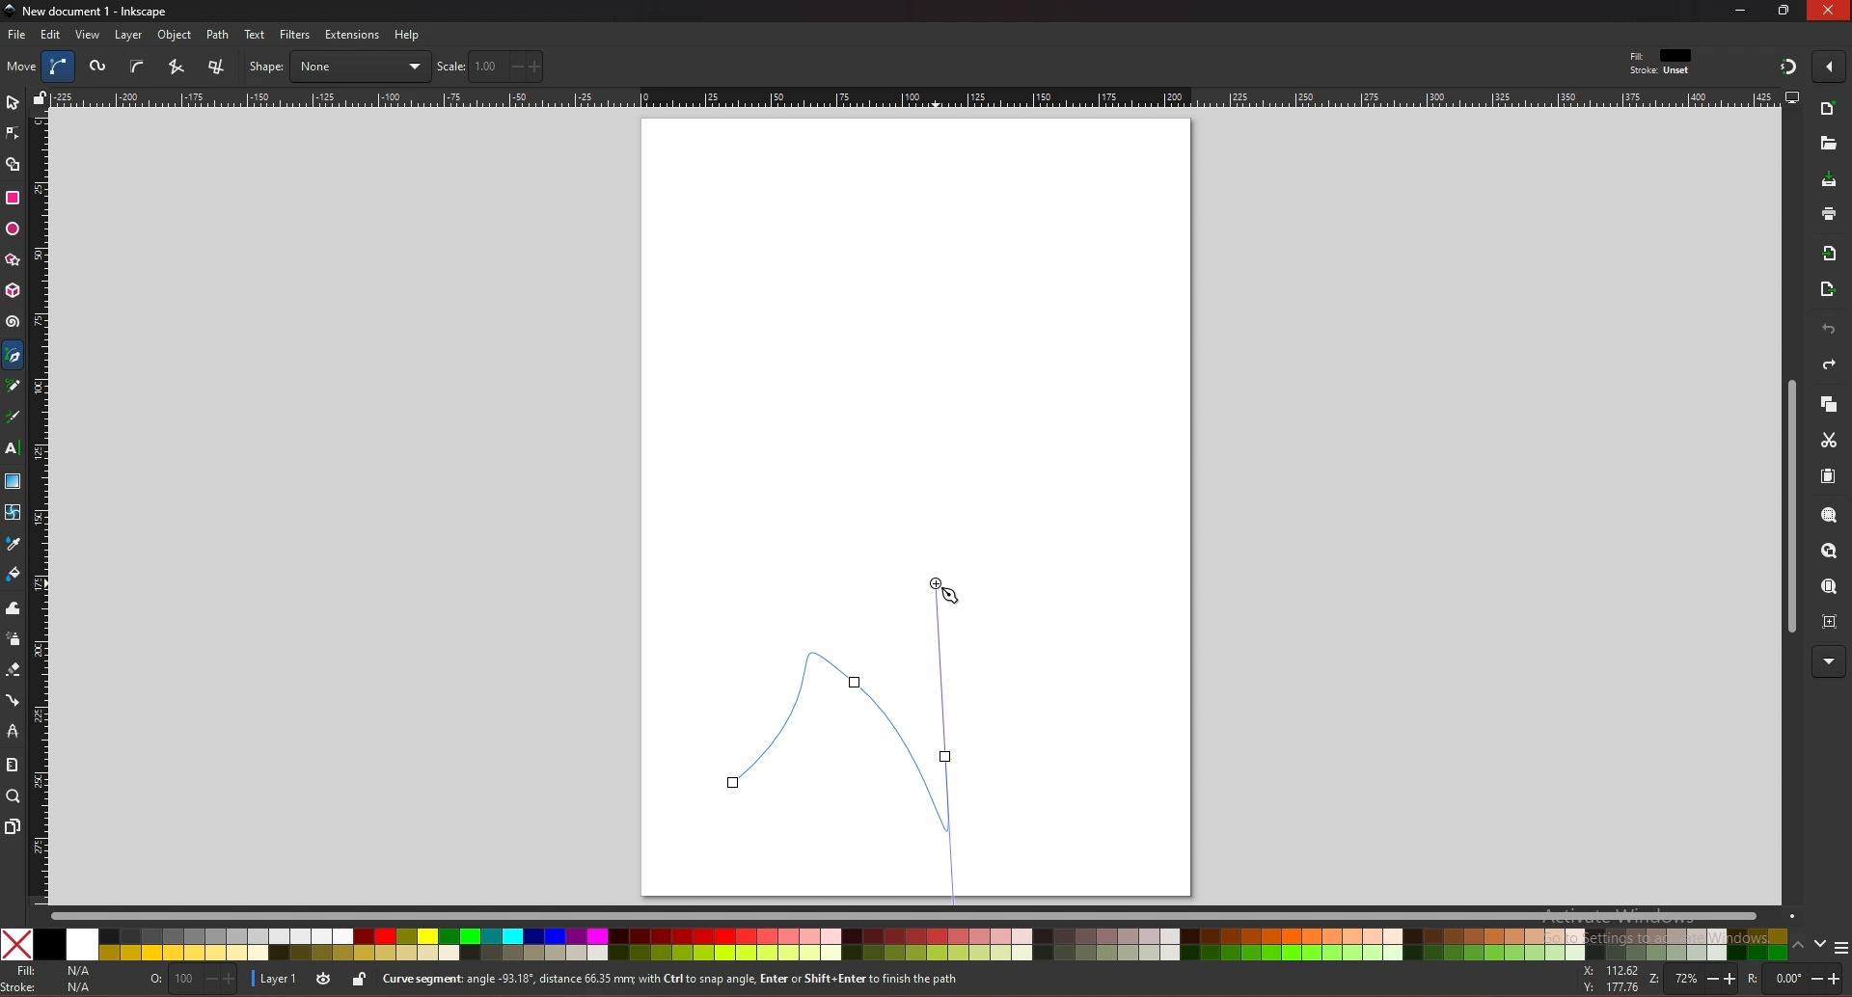 This screenshot has width=1852, height=997. I want to click on x and y coordinates, so click(1609, 979).